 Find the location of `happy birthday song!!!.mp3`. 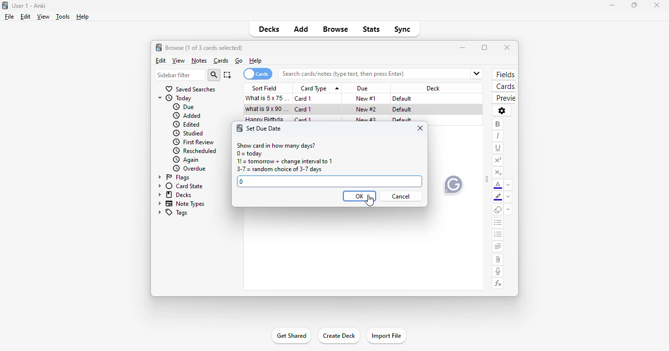

happy birthday song!!!.mp3 is located at coordinates (267, 120).